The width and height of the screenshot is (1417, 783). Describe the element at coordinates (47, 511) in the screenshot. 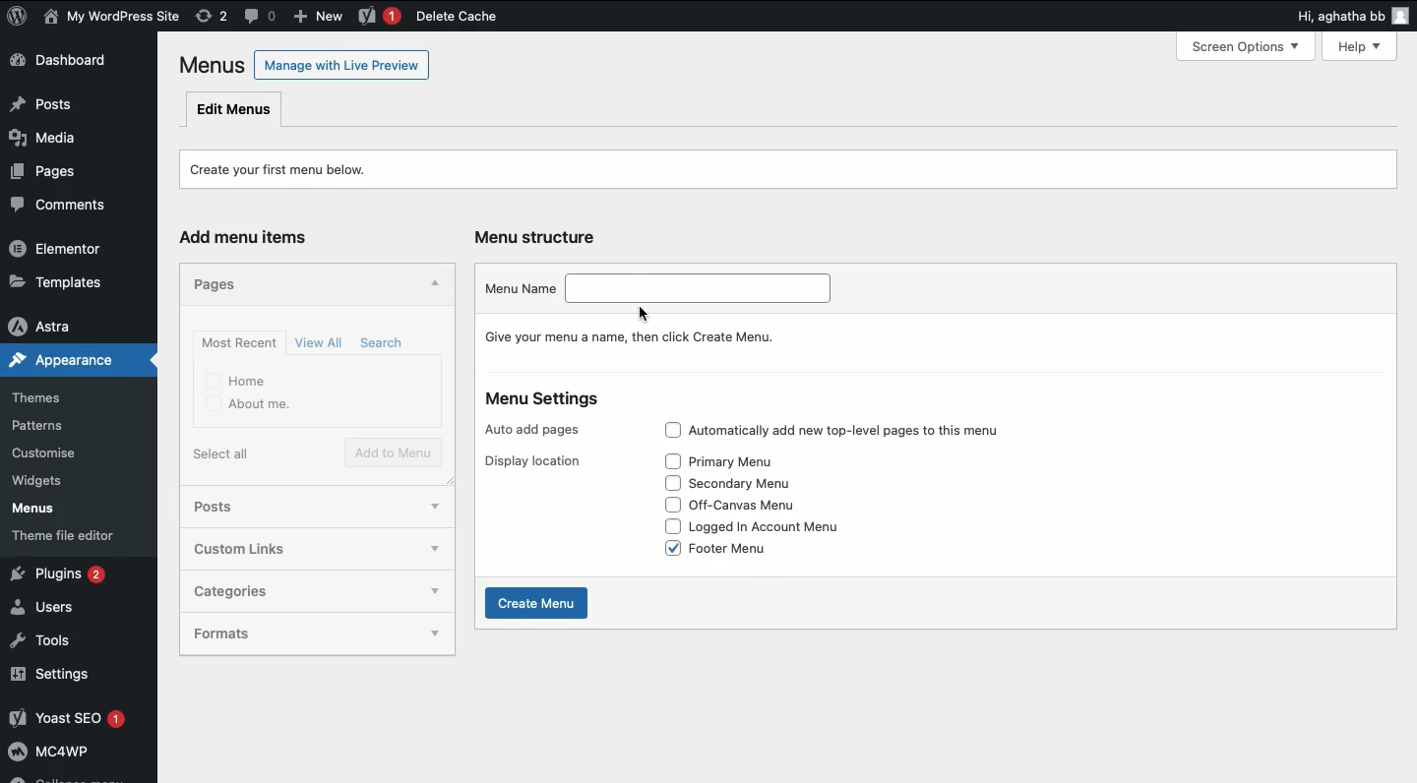

I see `Menus` at that location.